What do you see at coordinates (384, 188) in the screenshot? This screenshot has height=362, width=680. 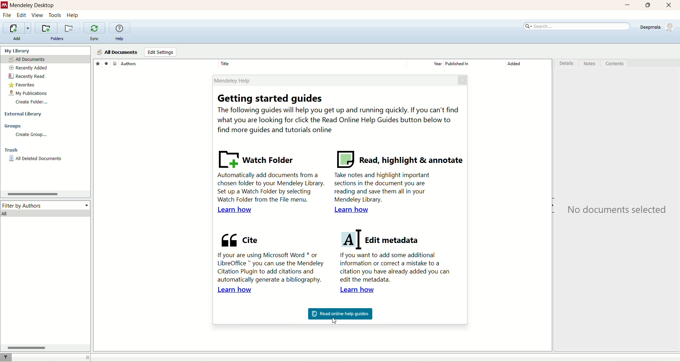 I see `Take notes and highlight important sections in the document you are reading and save them all in your Mendeley Library.` at bounding box center [384, 188].